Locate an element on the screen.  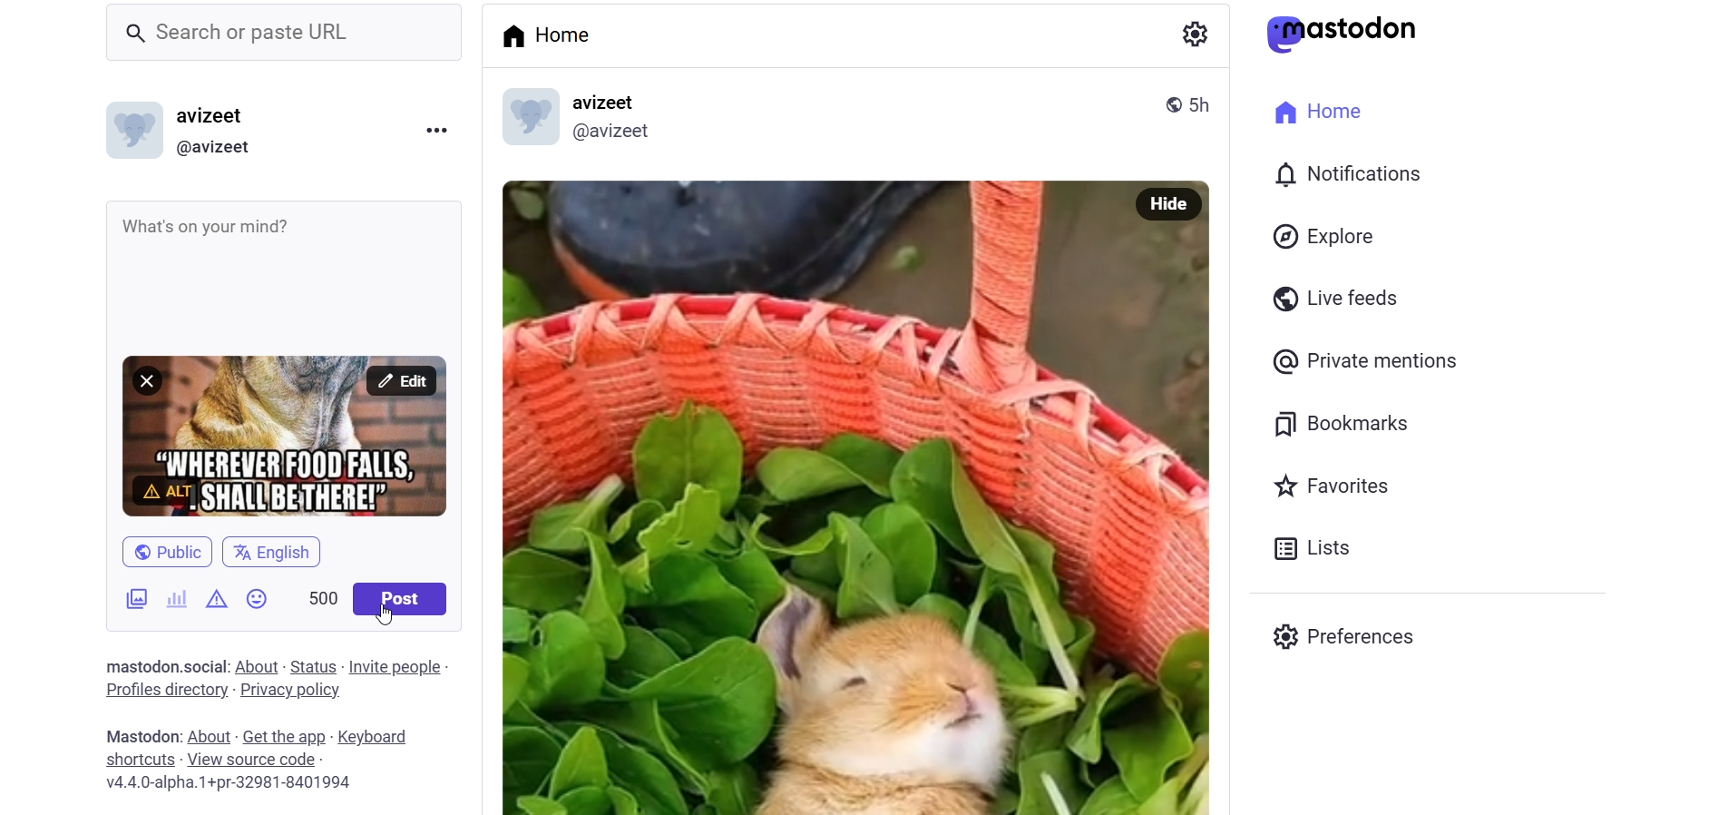
id is located at coordinates (219, 149).